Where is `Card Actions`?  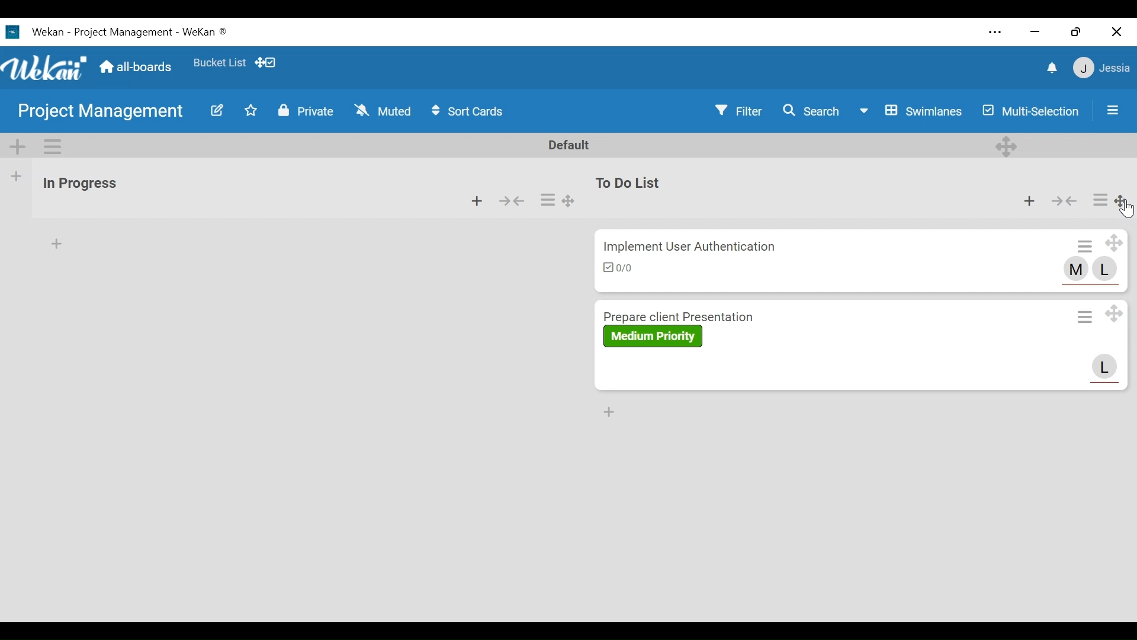 Card Actions is located at coordinates (1083, 316).